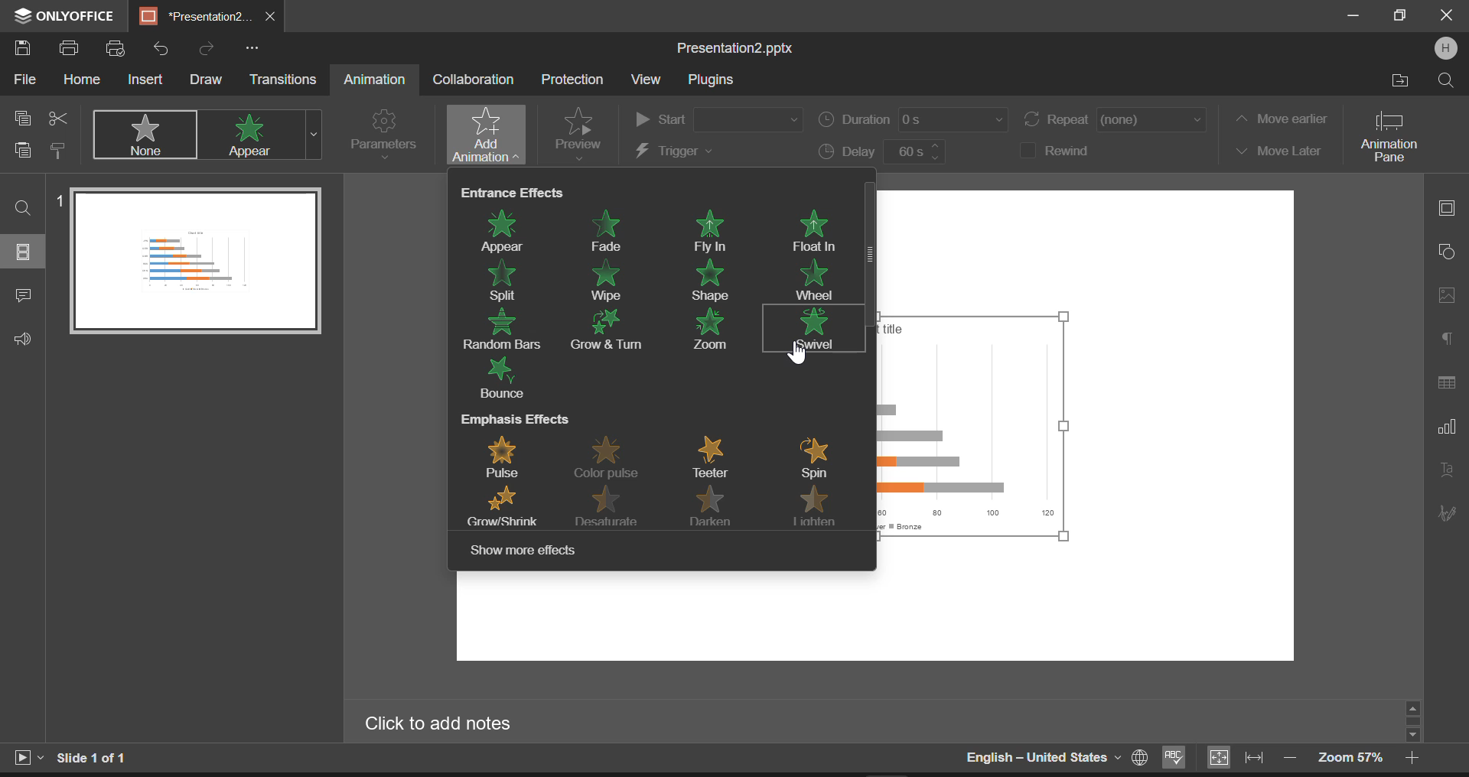 The image size is (1469, 777). What do you see at coordinates (575, 79) in the screenshot?
I see `Protection` at bounding box center [575, 79].